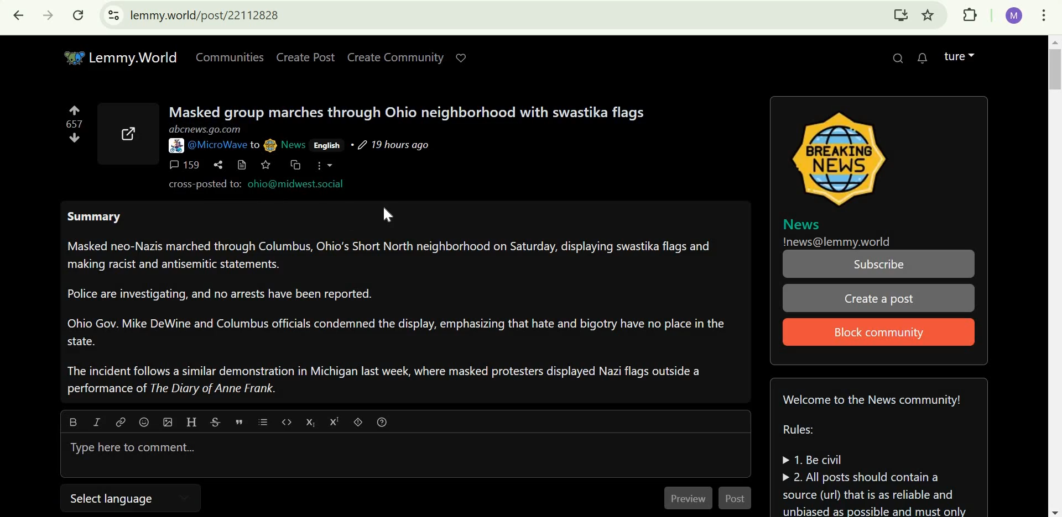  What do you see at coordinates (230, 56) in the screenshot?
I see `Communities` at bounding box center [230, 56].